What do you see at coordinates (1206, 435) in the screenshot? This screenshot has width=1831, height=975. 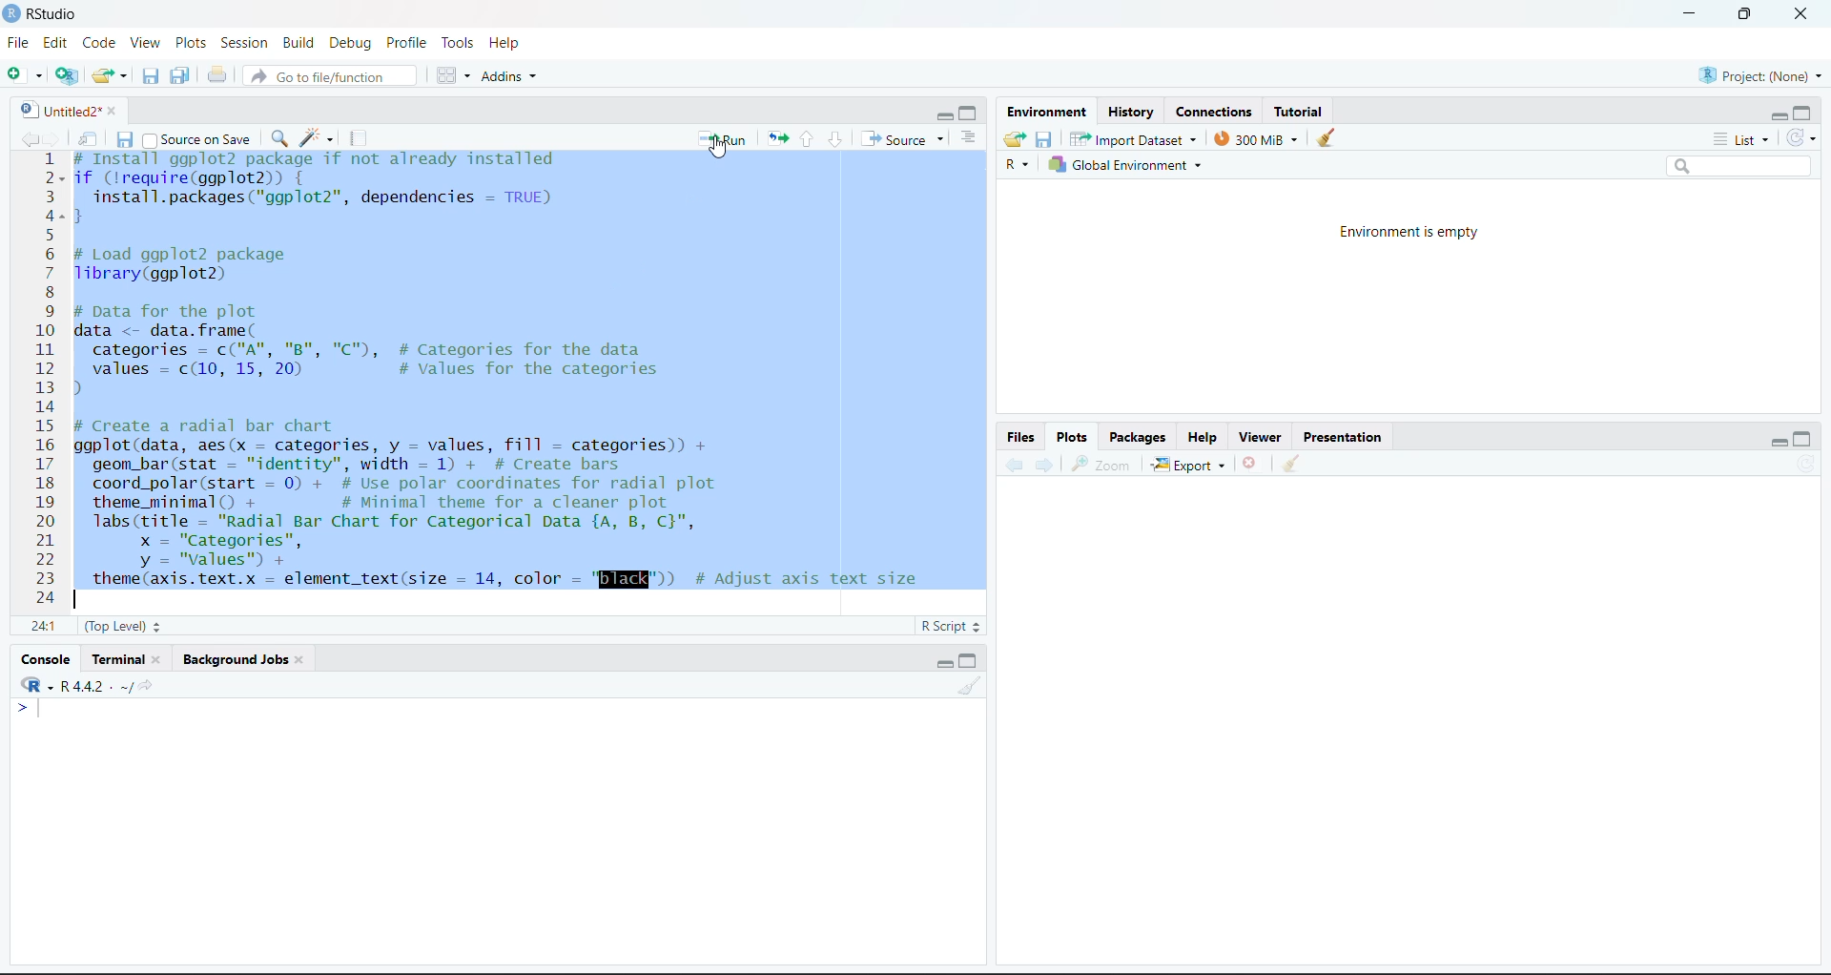 I see `Help` at bounding box center [1206, 435].